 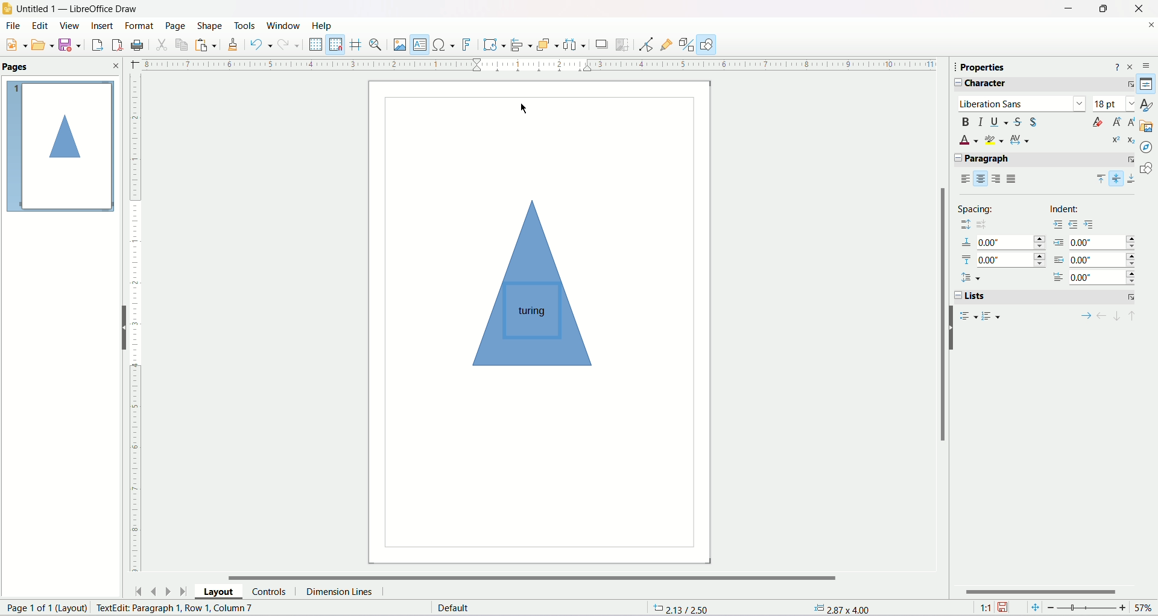 I want to click on Controls, so click(x=267, y=591).